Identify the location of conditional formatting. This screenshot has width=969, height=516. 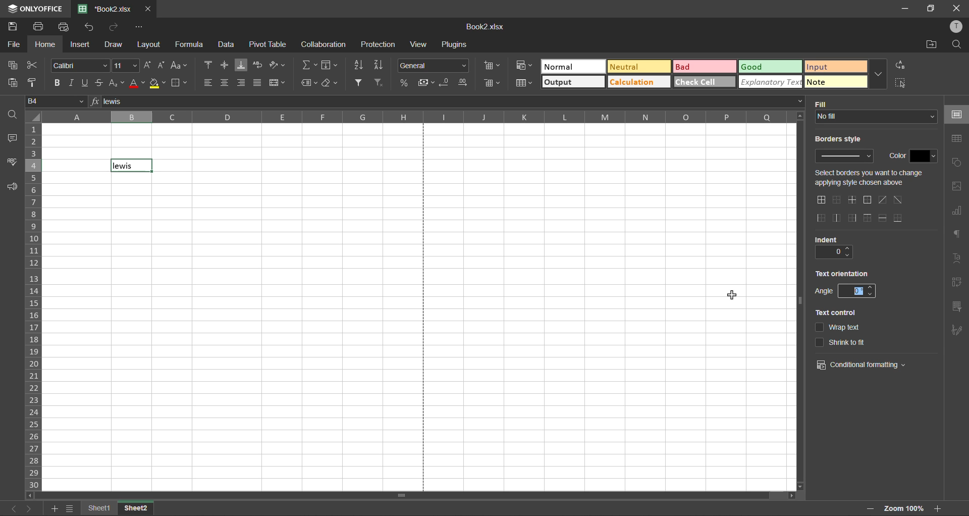
(524, 66).